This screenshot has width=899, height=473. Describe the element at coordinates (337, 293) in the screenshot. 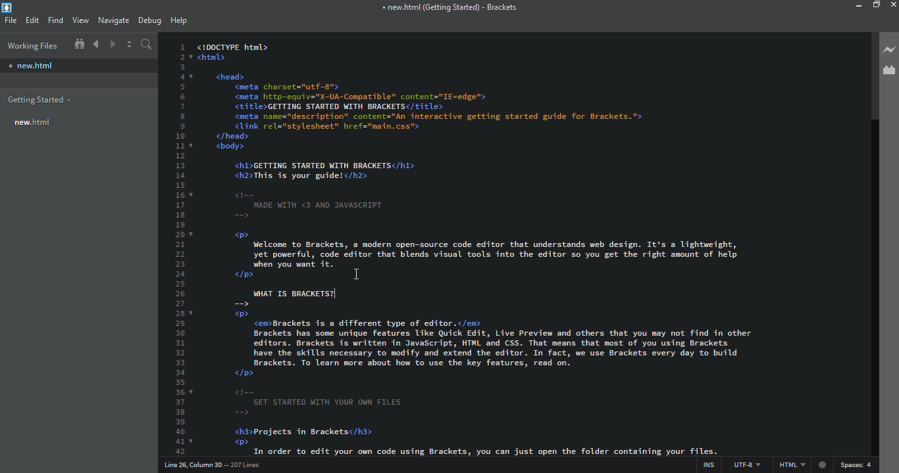

I see `cursor` at that location.